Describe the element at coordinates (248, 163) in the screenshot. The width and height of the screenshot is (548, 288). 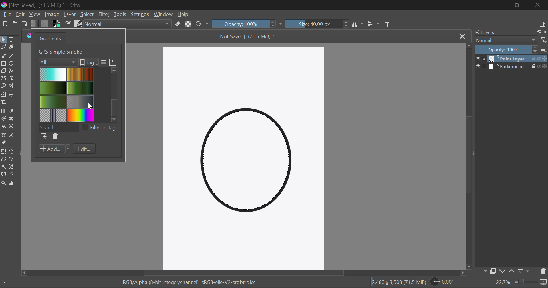
I see `Shape Selected` at that location.